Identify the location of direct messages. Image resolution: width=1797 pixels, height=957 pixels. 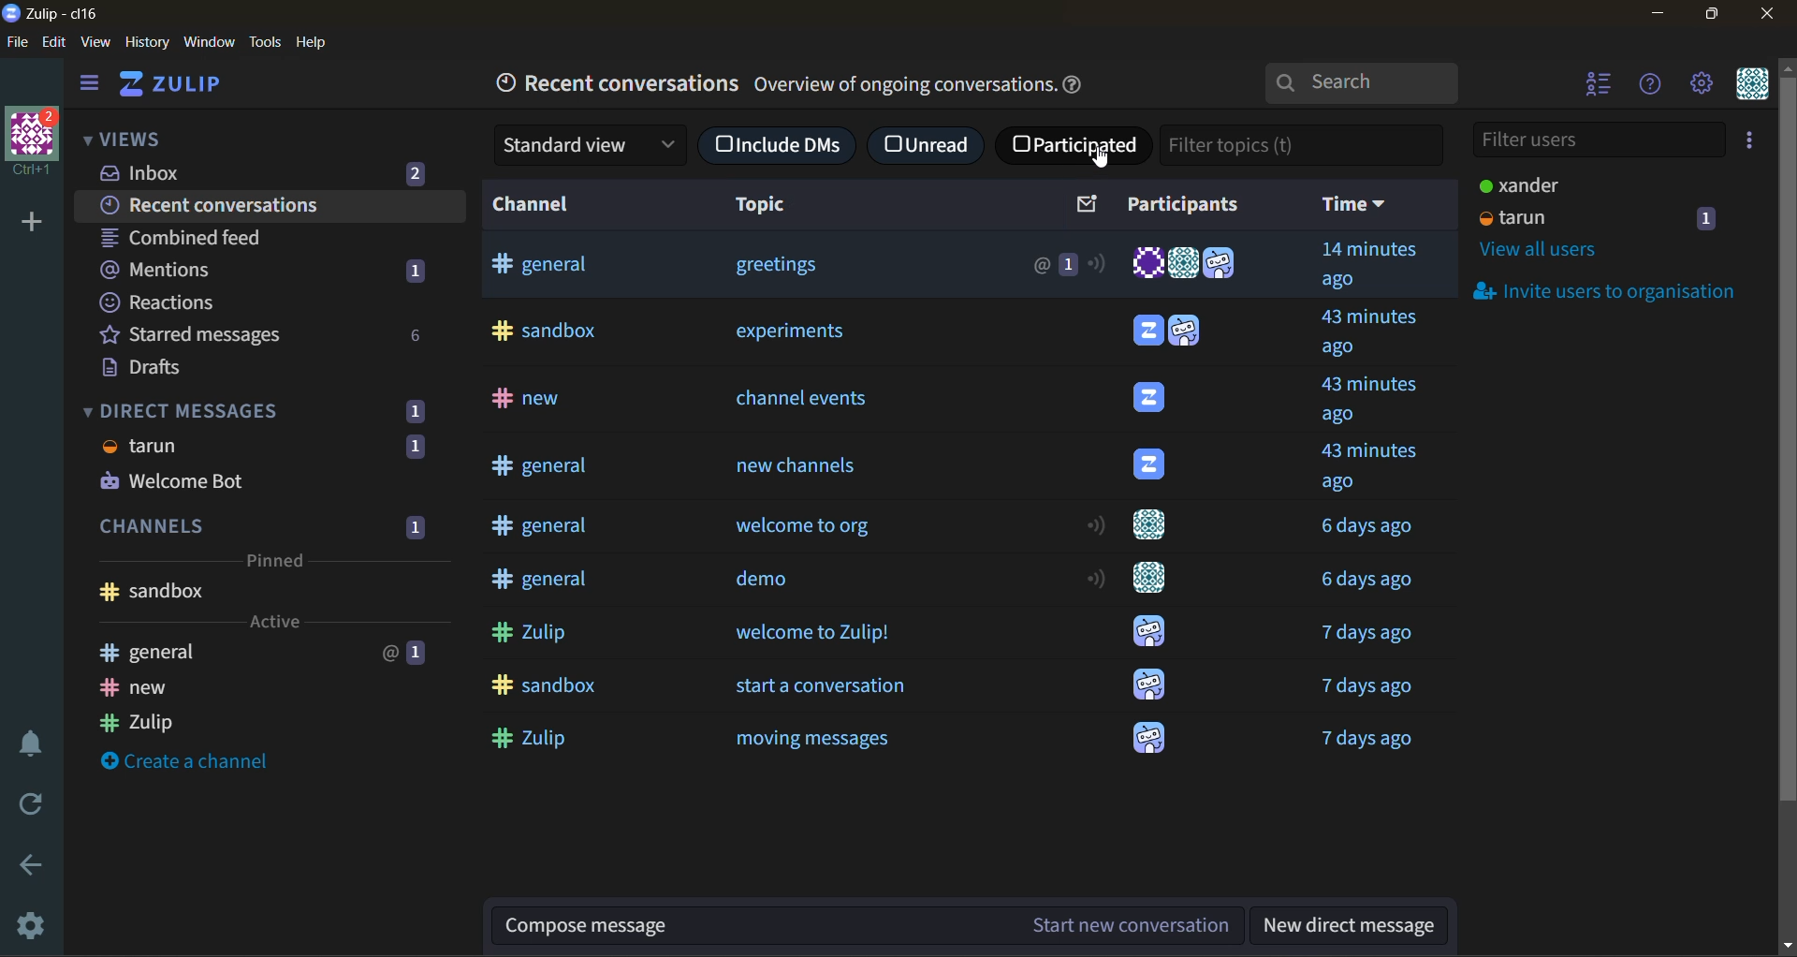
(265, 409).